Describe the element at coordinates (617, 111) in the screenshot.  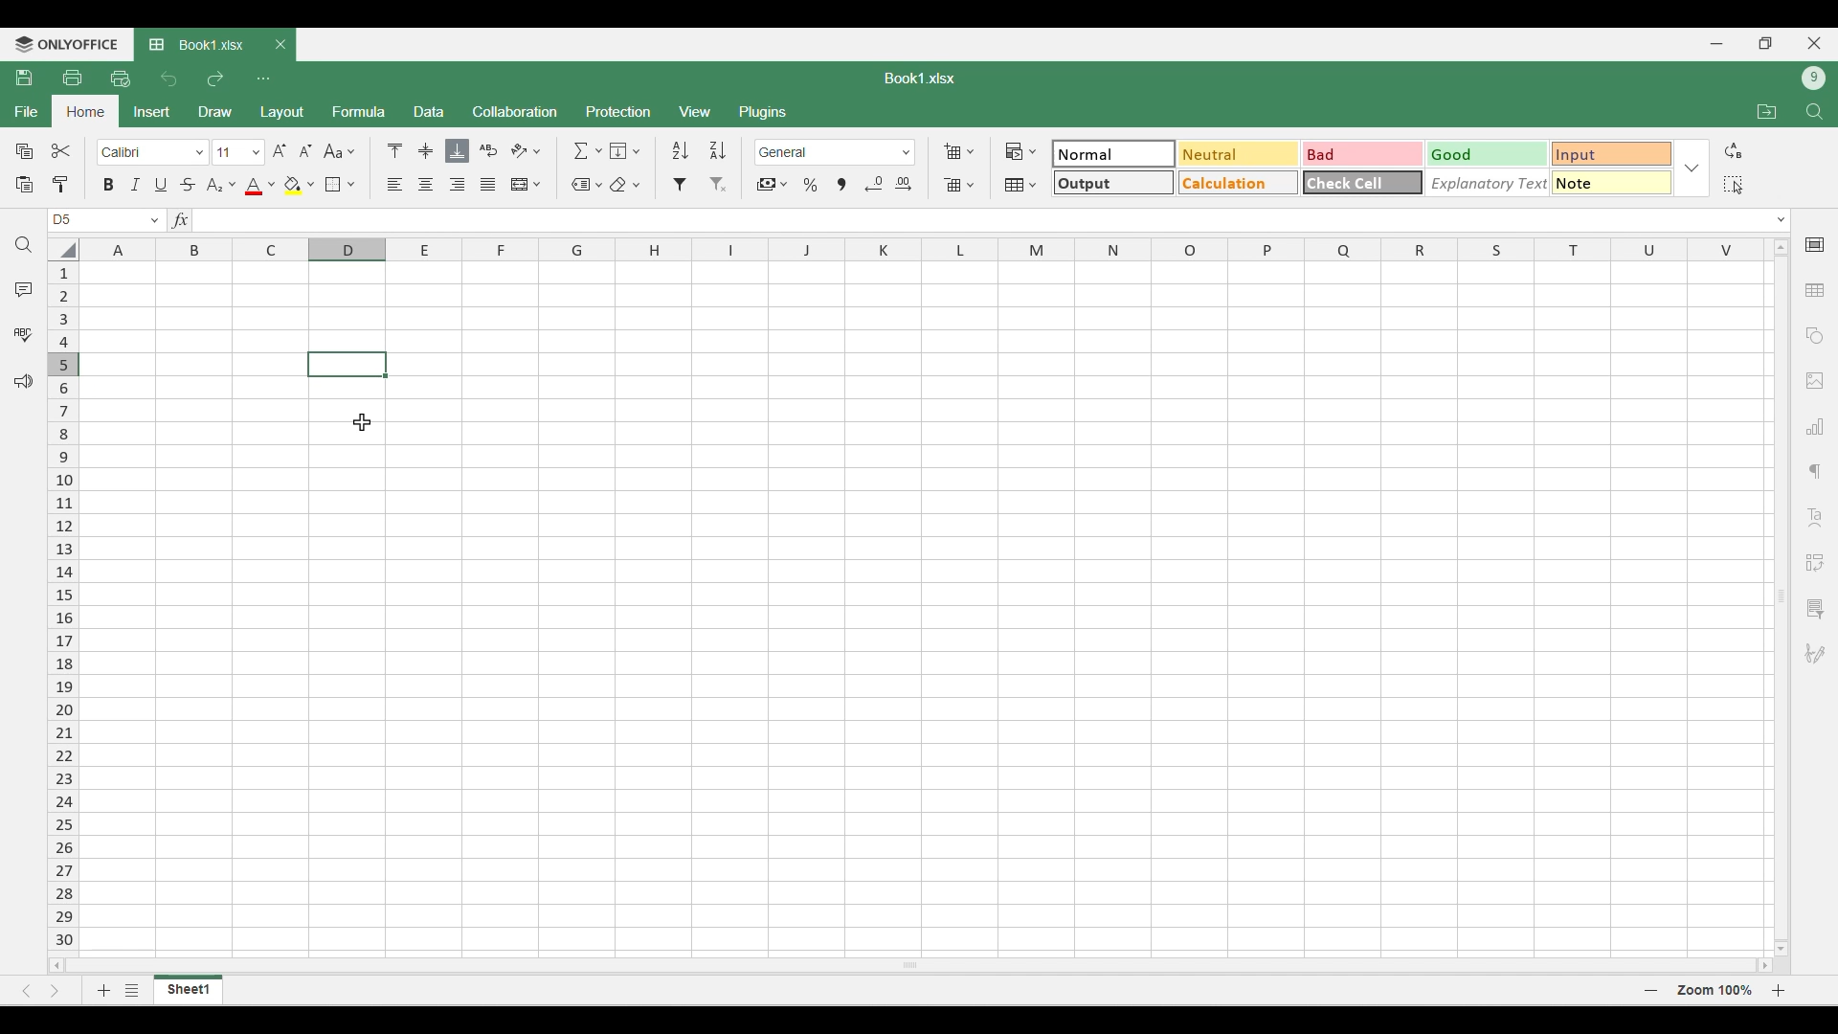
I see `Protection menu` at that location.